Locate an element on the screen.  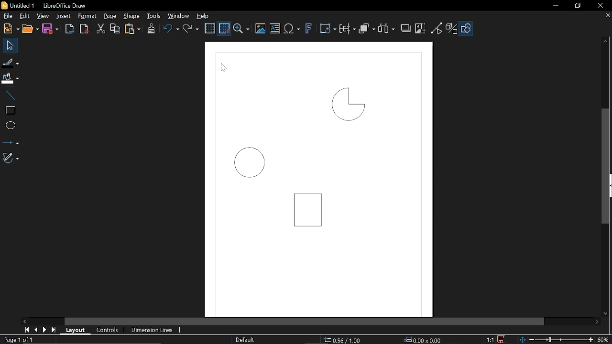
Export pdf is located at coordinates (83, 29).